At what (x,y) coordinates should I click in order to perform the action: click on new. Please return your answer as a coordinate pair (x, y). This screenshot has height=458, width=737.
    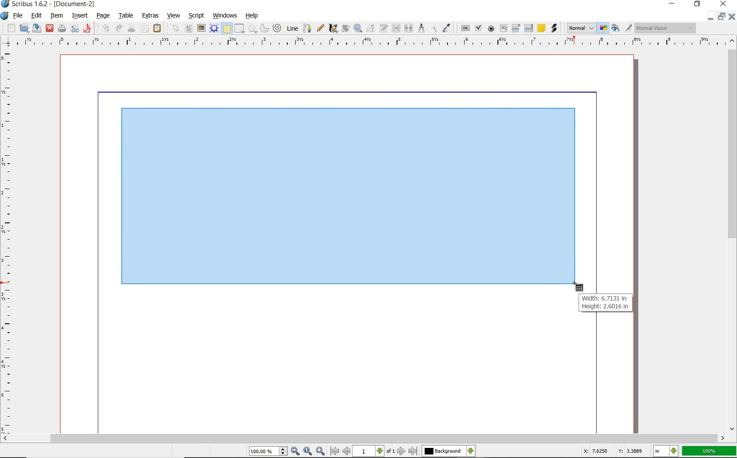
    Looking at the image, I should click on (12, 28).